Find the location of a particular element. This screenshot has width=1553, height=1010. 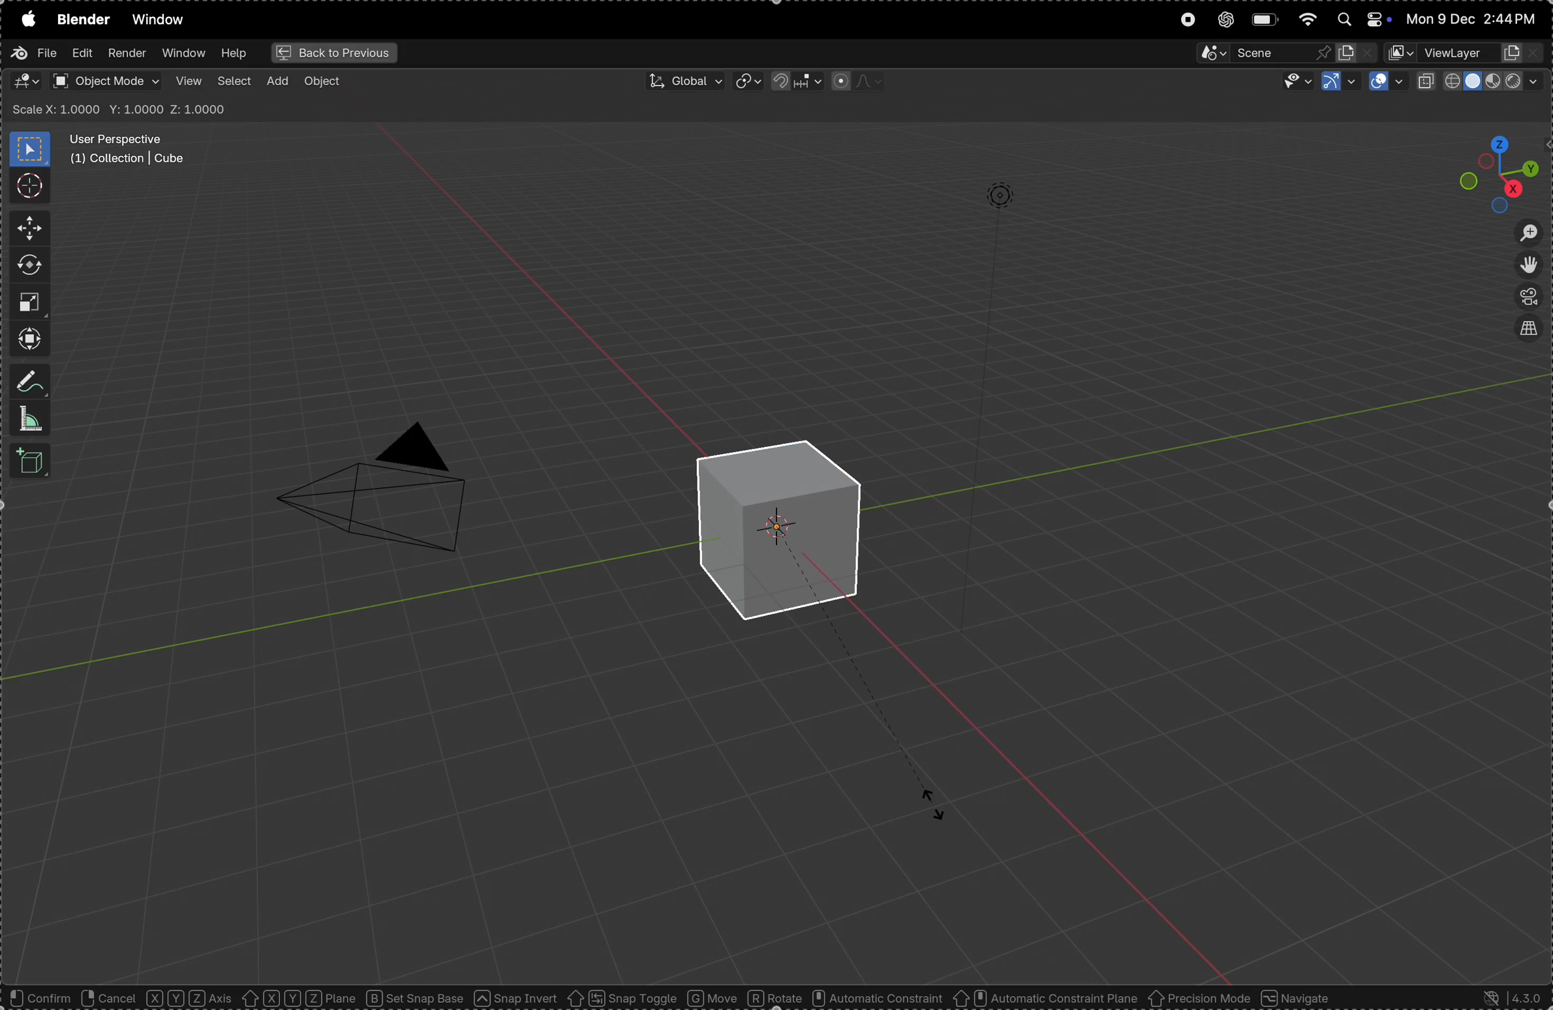

camera is located at coordinates (390, 495).